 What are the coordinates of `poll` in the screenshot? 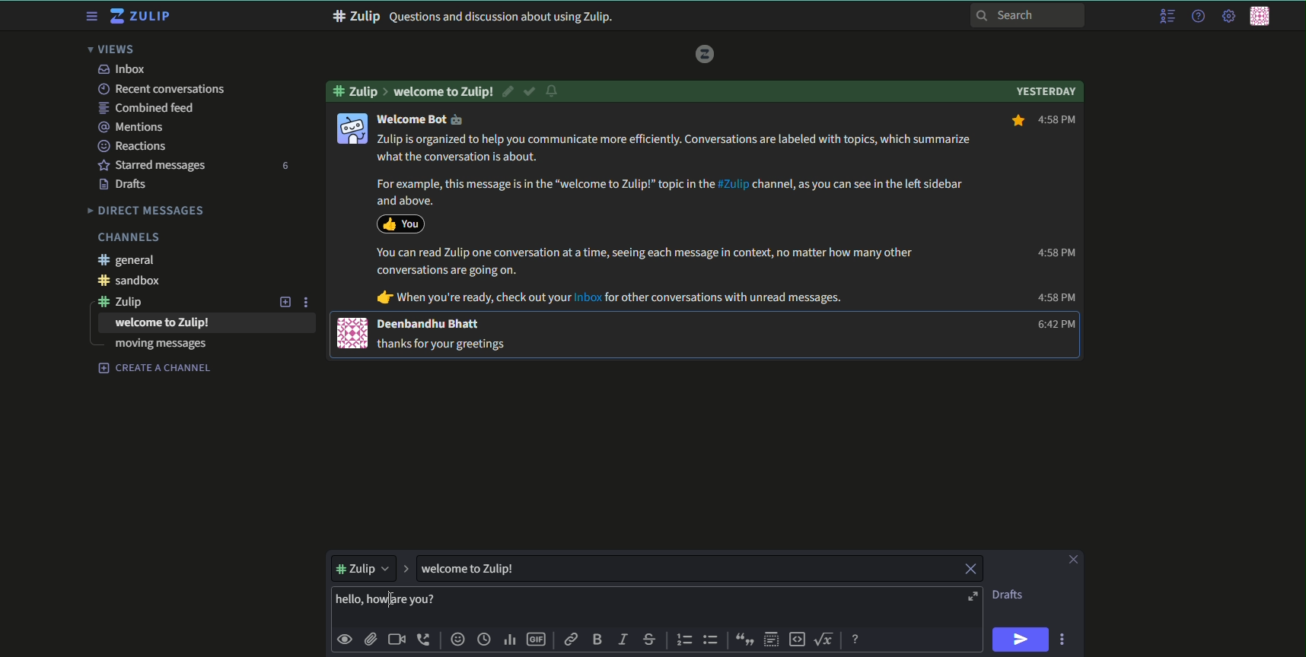 It's located at (511, 641).